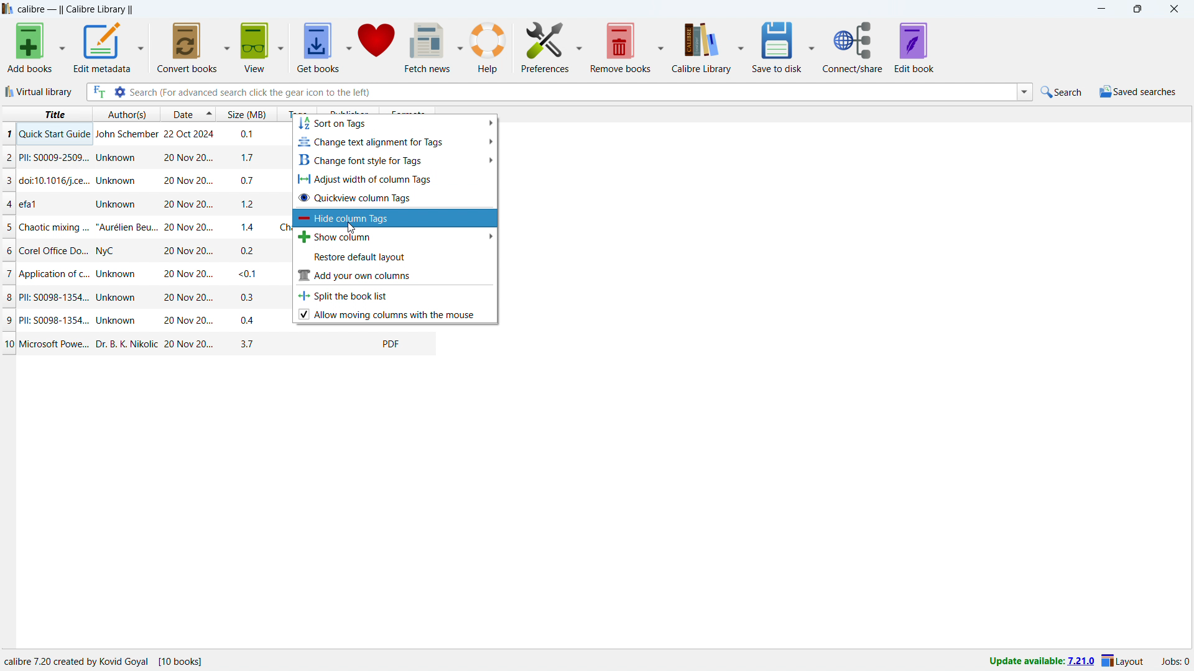 This screenshot has width=1194, height=671. I want to click on connect/share, so click(853, 48).